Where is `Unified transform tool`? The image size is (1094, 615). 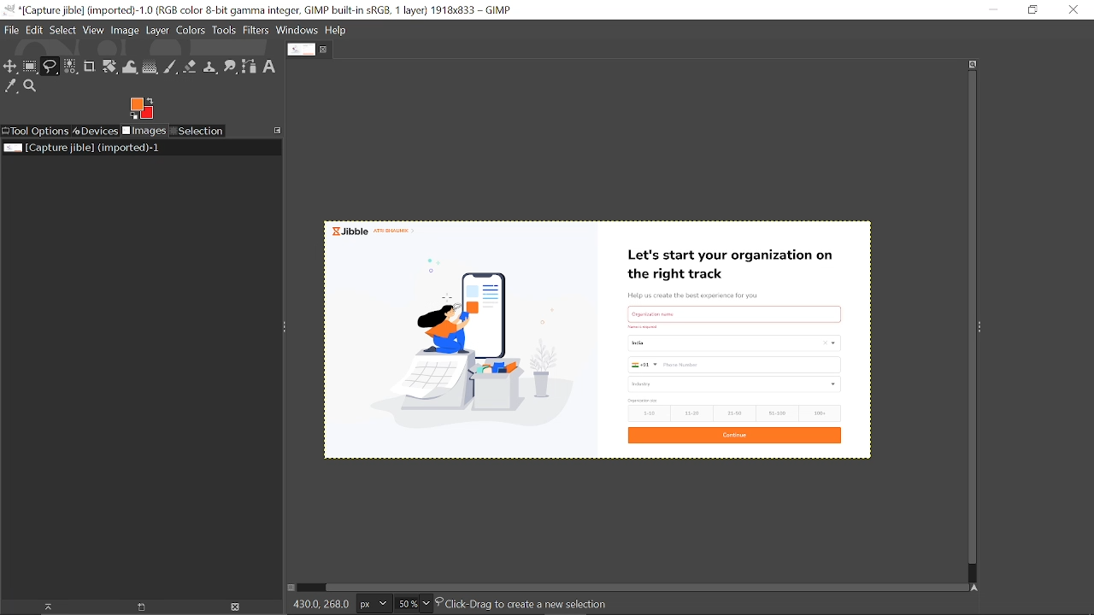 Unified transform tool is located at coordinates (109, 67).